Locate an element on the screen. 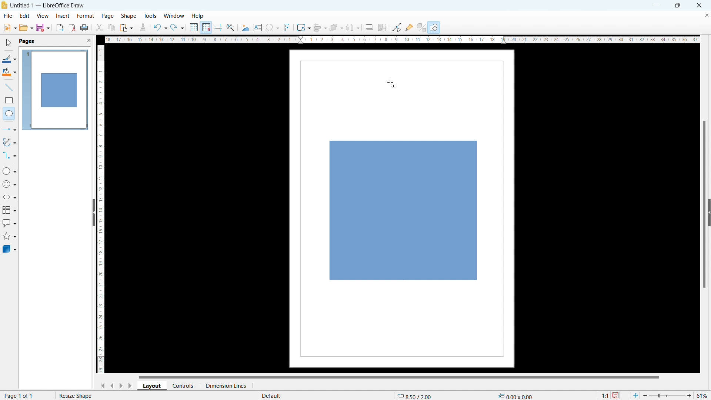  select at least three objects to distributw is located at coordinates (352, 28).